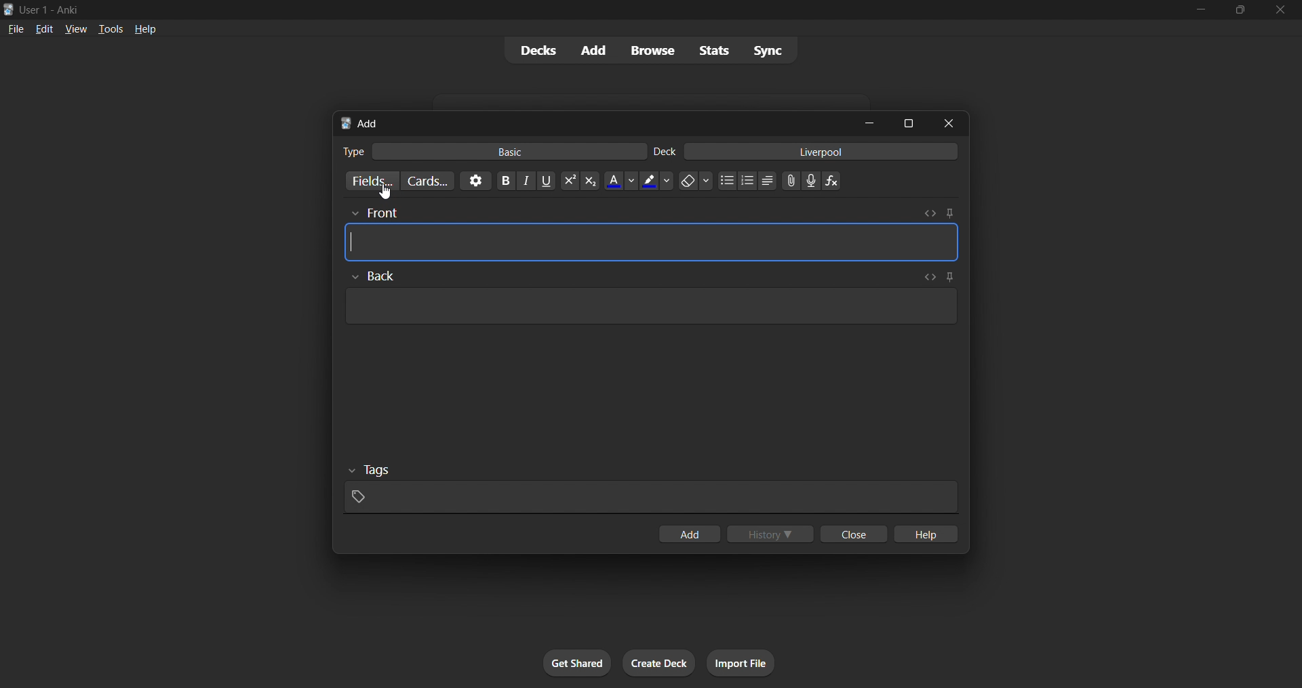 The height and width of the screenshot is (688, 1302). What do you see at coordinates (145, 29) in the screenshot?
I see `help` at bounding box center [145, 29].